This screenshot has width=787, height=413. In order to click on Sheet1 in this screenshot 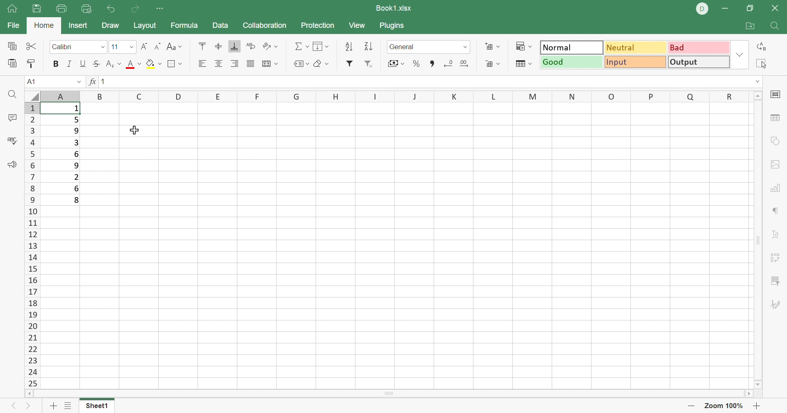, I will do `click(98, 407)`.